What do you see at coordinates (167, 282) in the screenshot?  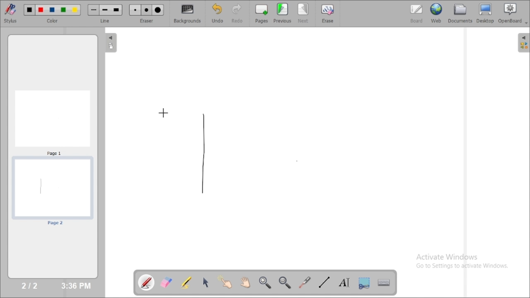 I see `erase annotation` at bounding box center [167, 282].